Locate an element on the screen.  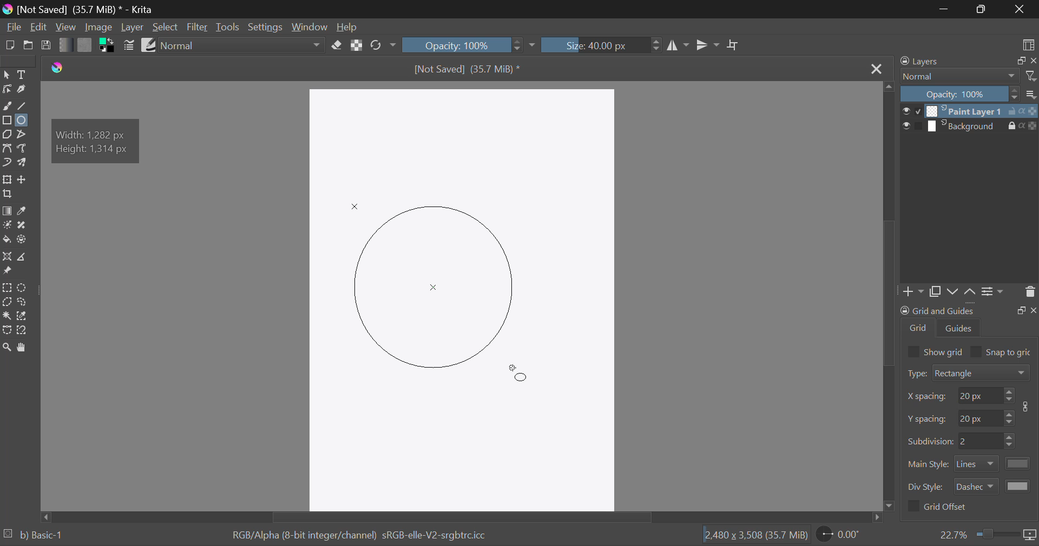
Save is located at coordinates (47, 46).